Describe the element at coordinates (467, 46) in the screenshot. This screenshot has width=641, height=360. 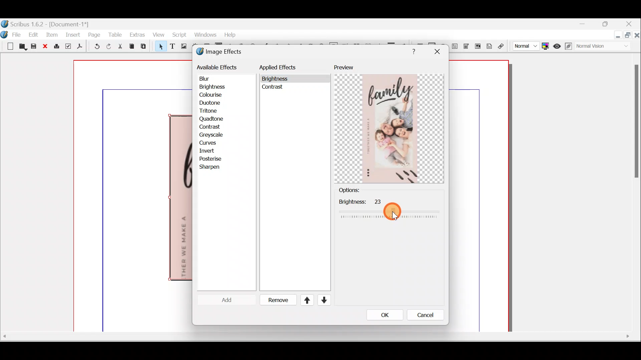
I see `PDF combo box` at that location.